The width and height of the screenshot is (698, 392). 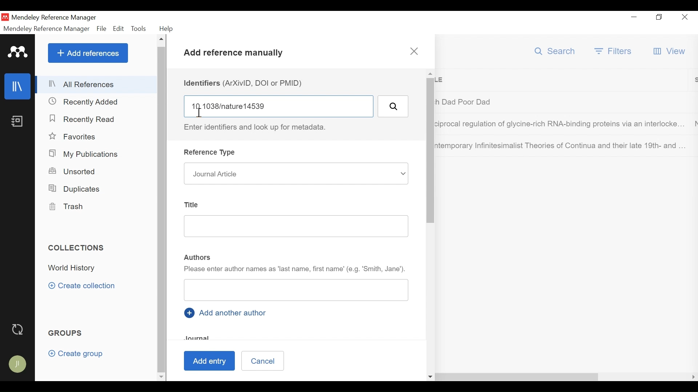 I want to click on Search , so click(x=555, y=51).